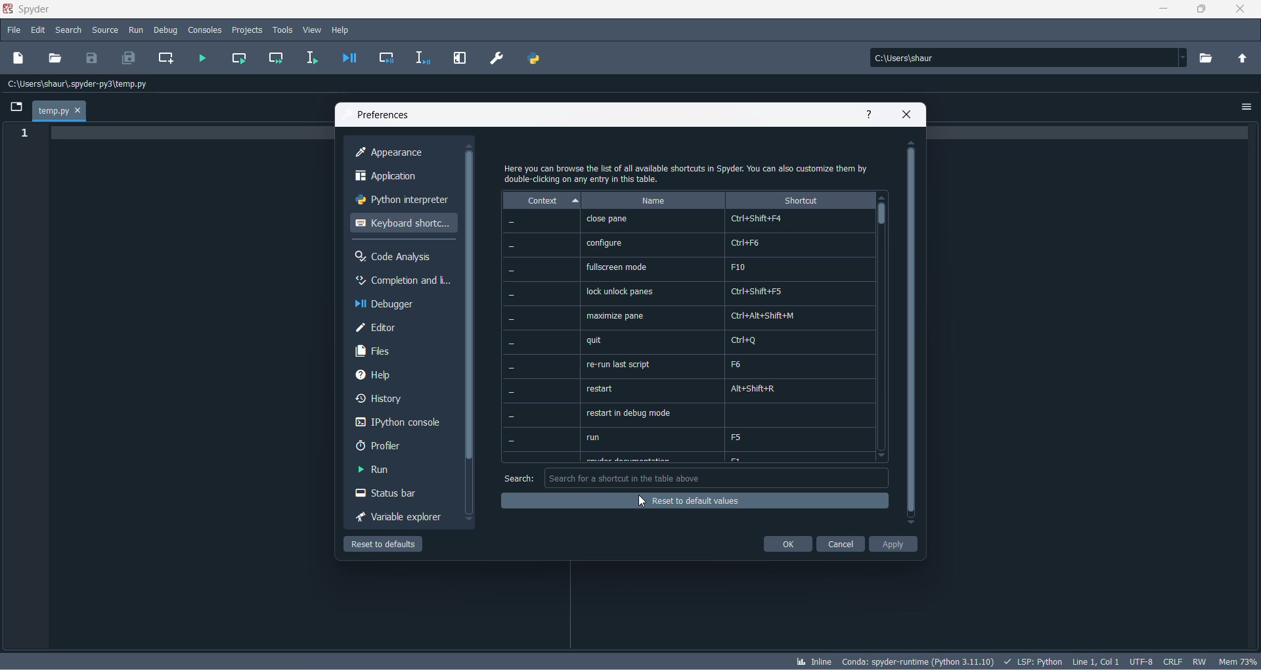  I want to click on options, so click(1246, 107).